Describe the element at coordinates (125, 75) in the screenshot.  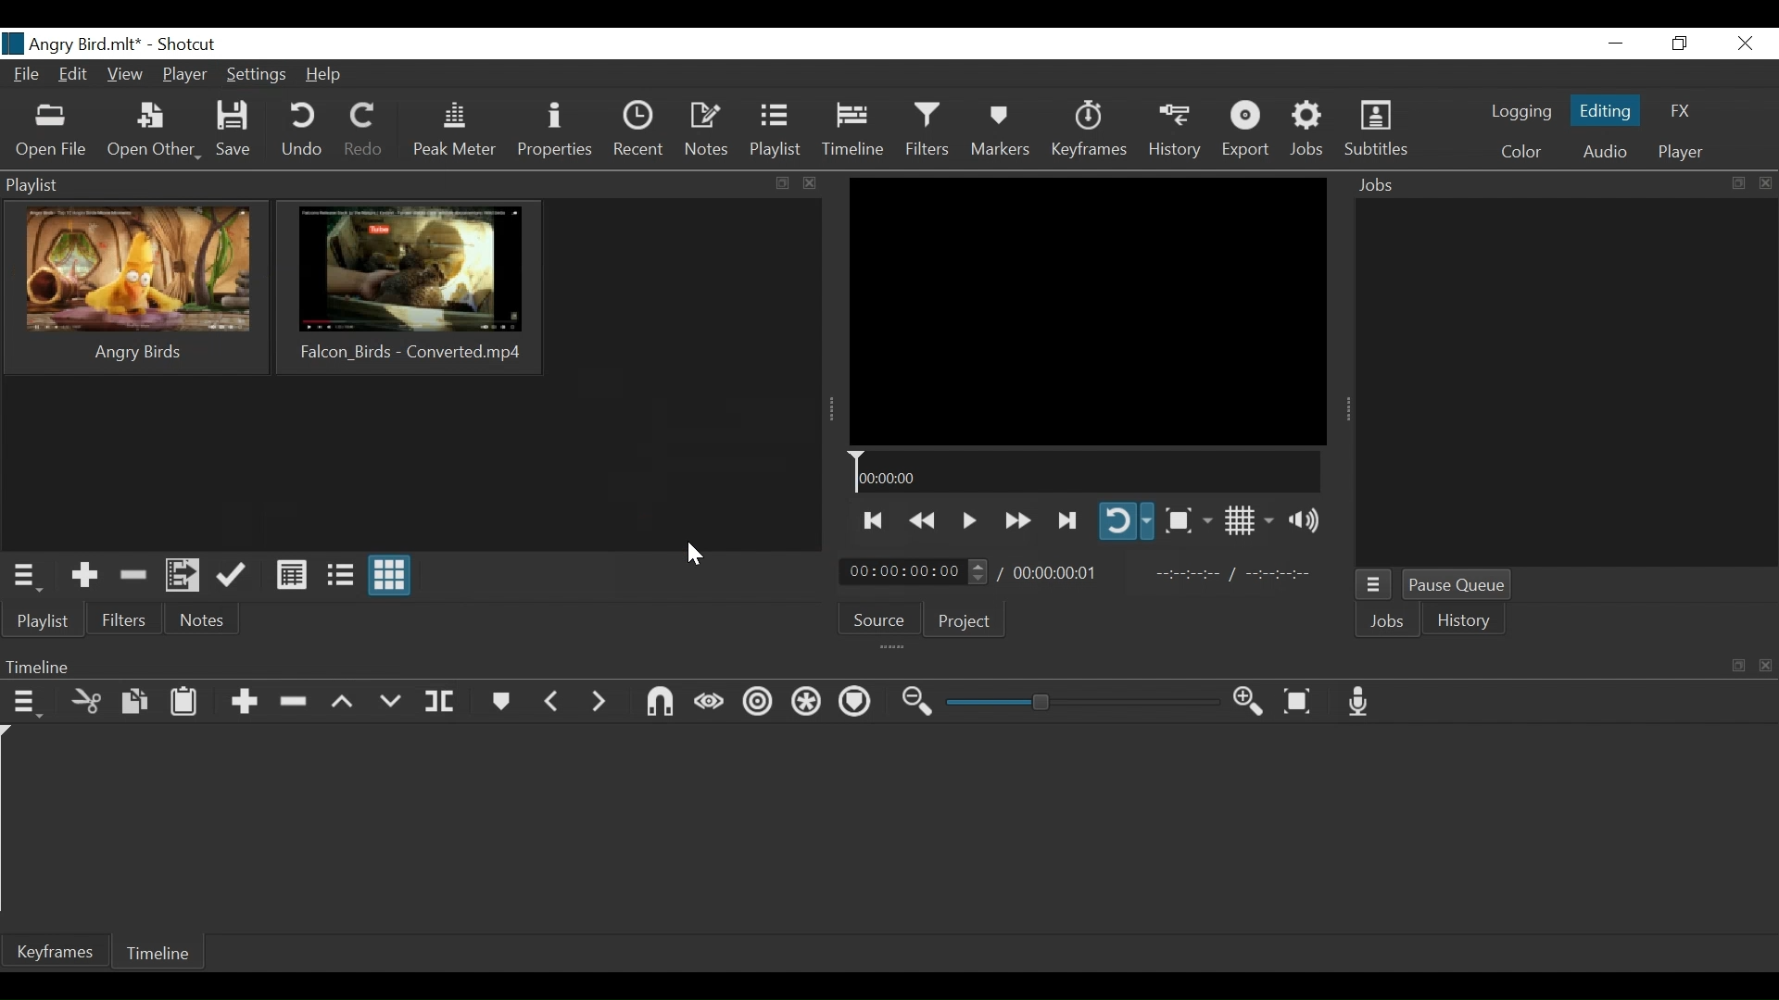
I see `View` at that location.